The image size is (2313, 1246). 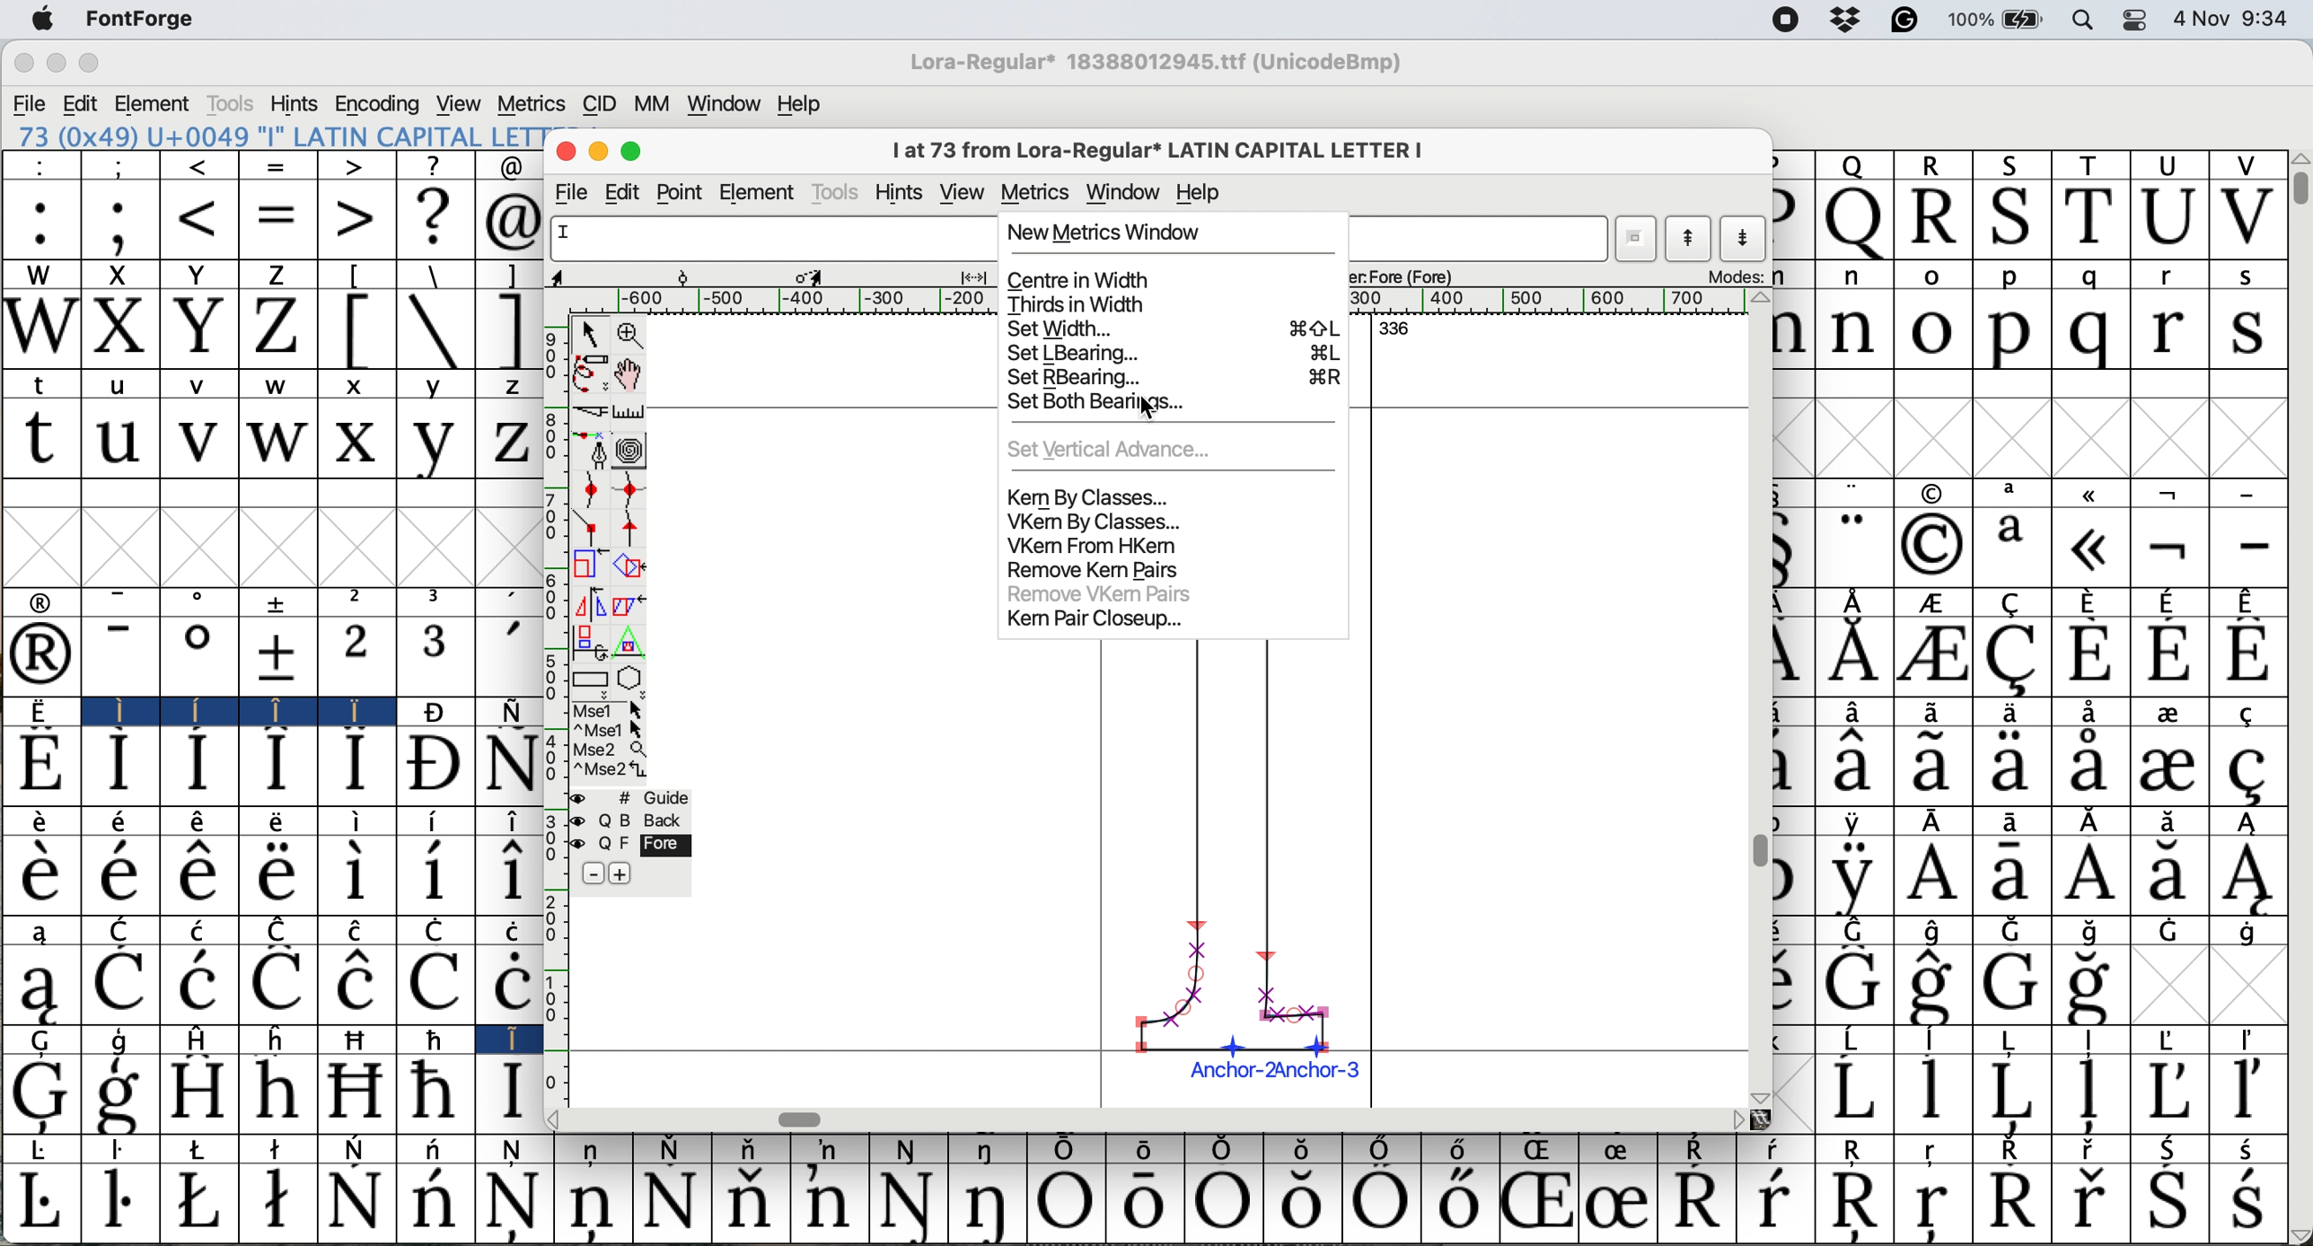 I want to click on @, so click(x=509, y=167).